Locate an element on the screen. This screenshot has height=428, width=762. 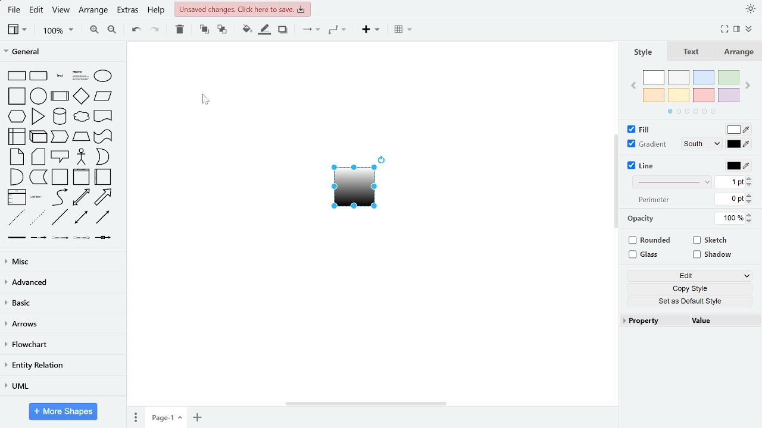
general shapes is located at coordinates (59, 177).